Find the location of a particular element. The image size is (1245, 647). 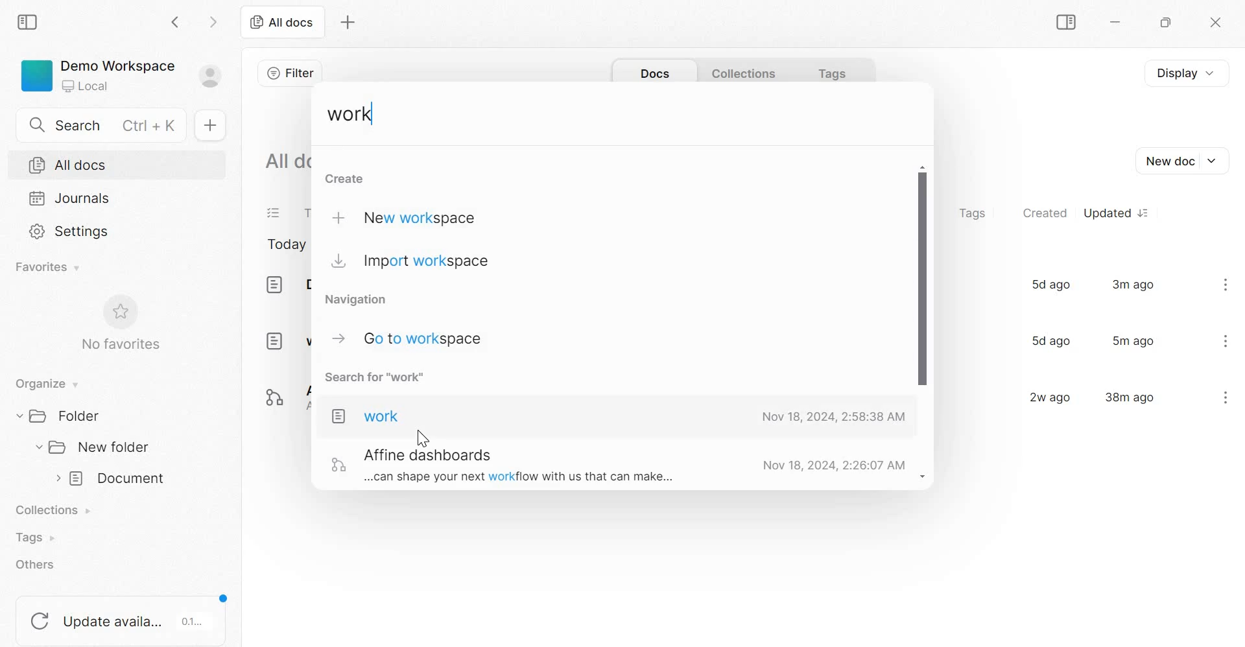

scroll bar is located at coordinates (923, 325).